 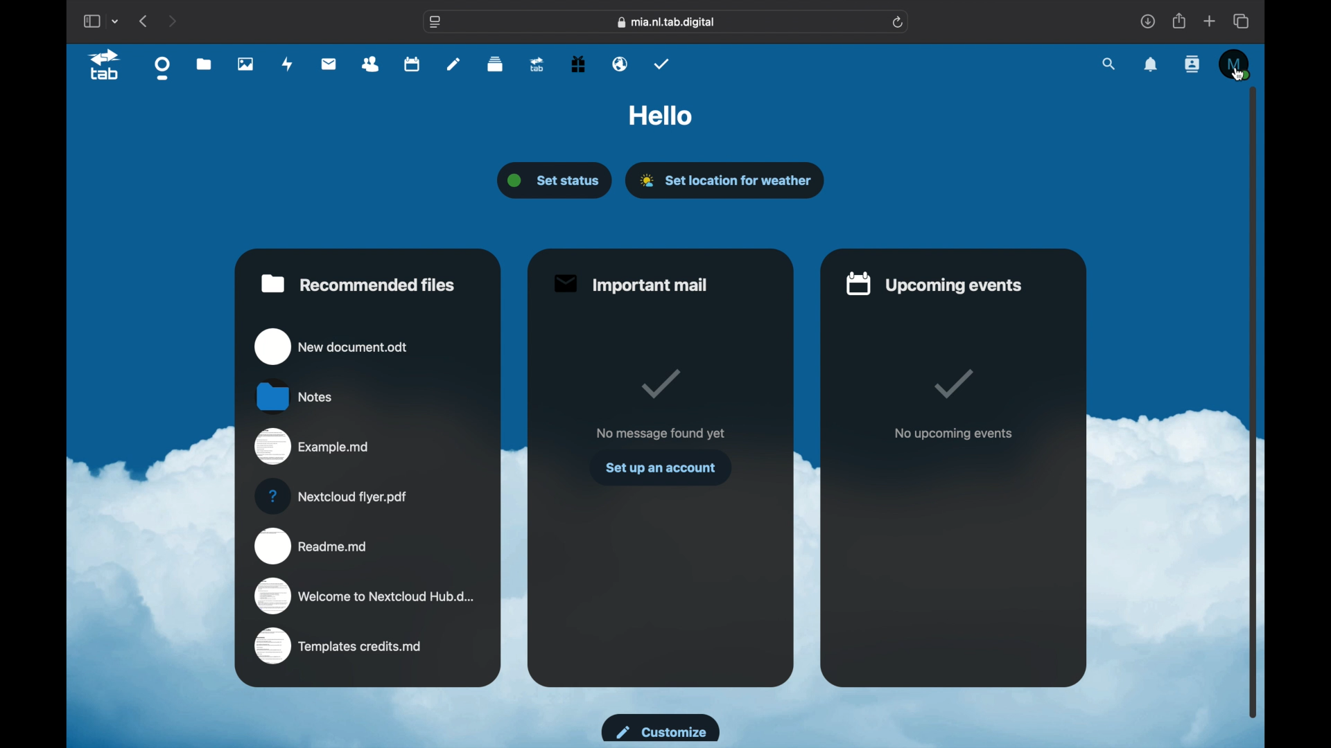 What do you see at coordinates (954, 384) in the screenshot?
I see `tik mark` at bounding box center [954, 384].